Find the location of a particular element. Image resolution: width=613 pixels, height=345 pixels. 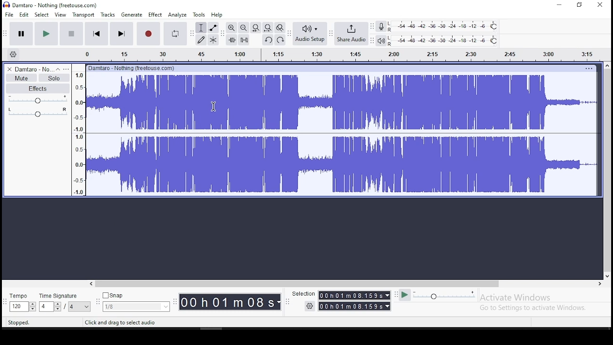

Go to Settings to activate Windows. is located at coordinates (534, 309).